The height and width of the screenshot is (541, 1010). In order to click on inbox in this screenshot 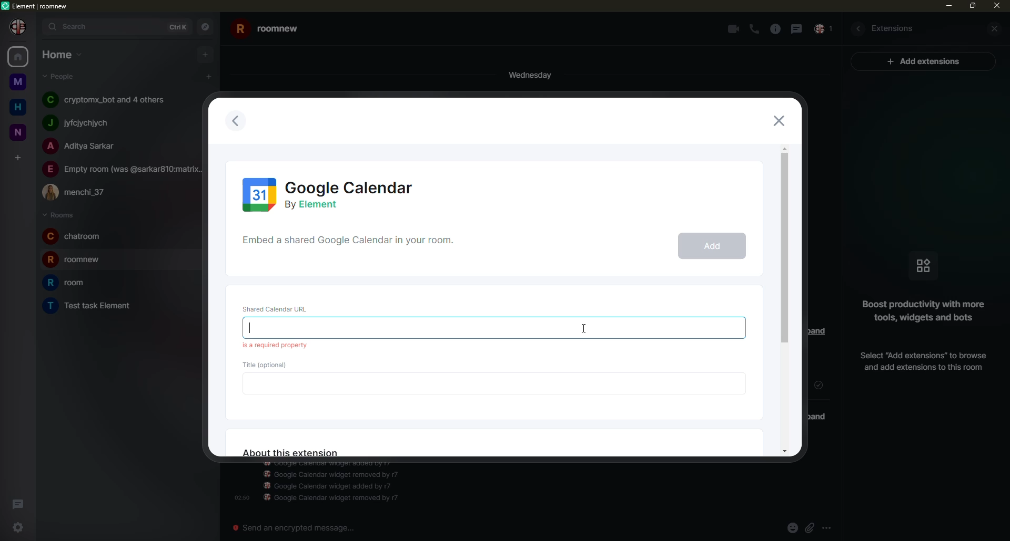, I will do `click(825, 29)`.